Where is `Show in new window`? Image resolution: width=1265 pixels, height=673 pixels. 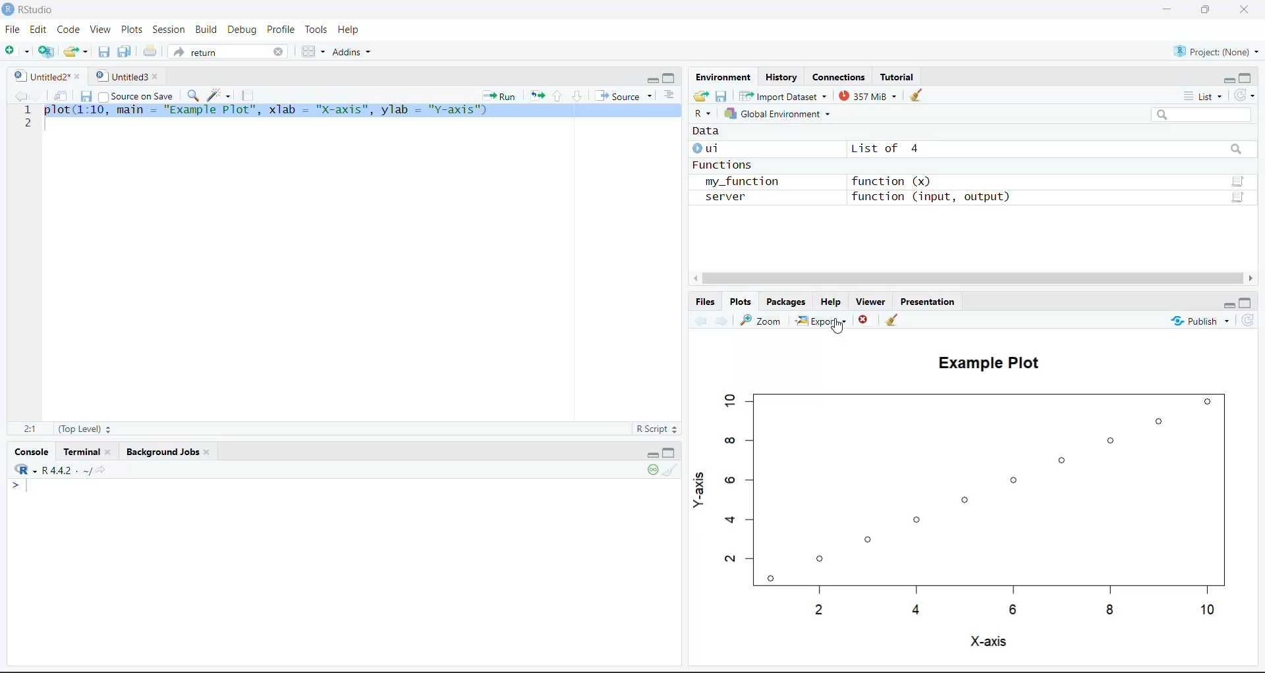 Show in new window is located at coordinates (59, 94).